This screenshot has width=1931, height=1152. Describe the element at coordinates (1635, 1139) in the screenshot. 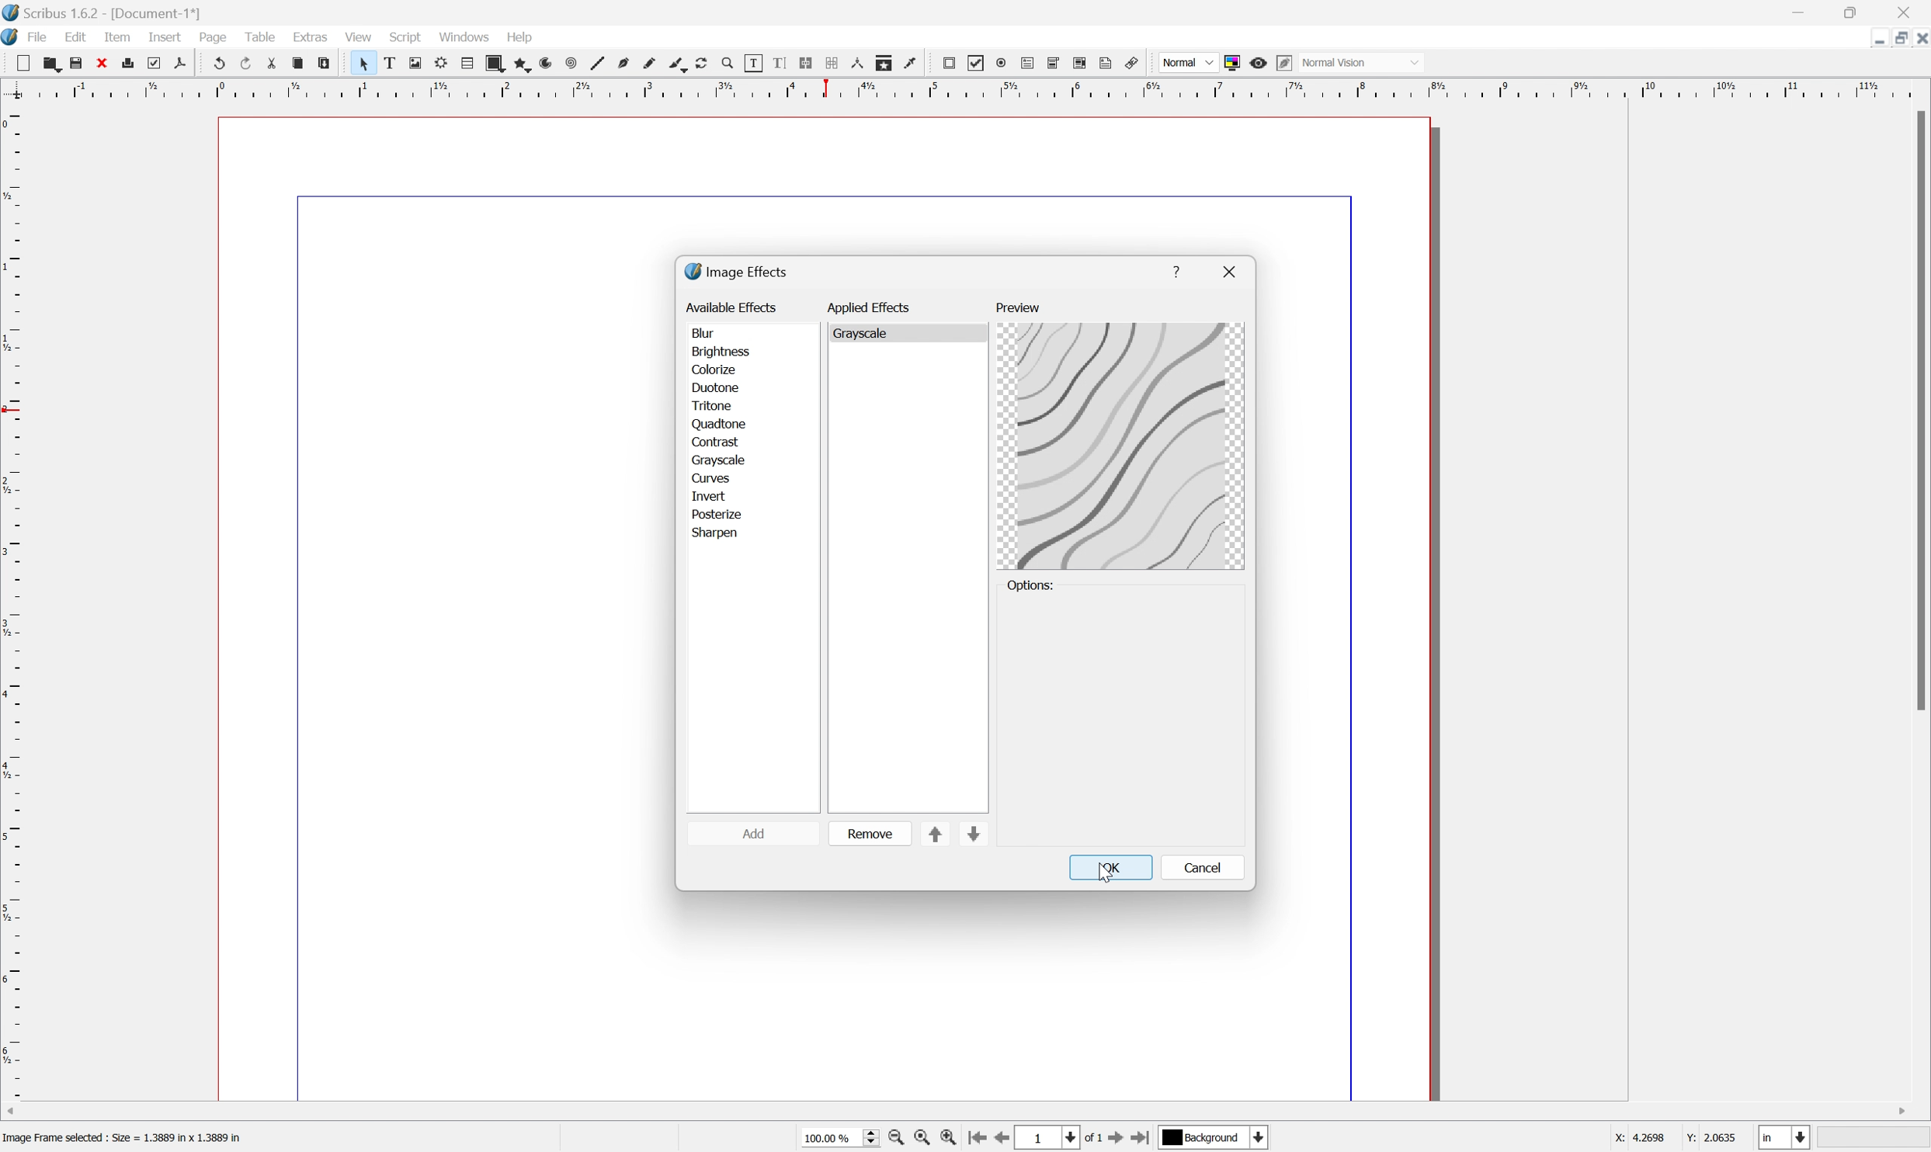

I see `x: 4.2698` at that location.